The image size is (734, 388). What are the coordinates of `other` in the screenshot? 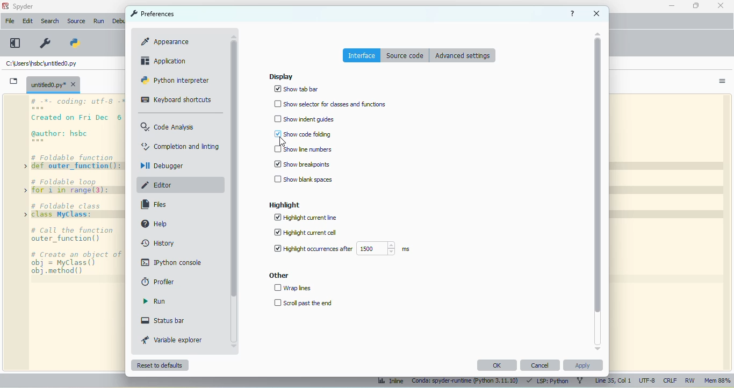 It's located at (278, 275).